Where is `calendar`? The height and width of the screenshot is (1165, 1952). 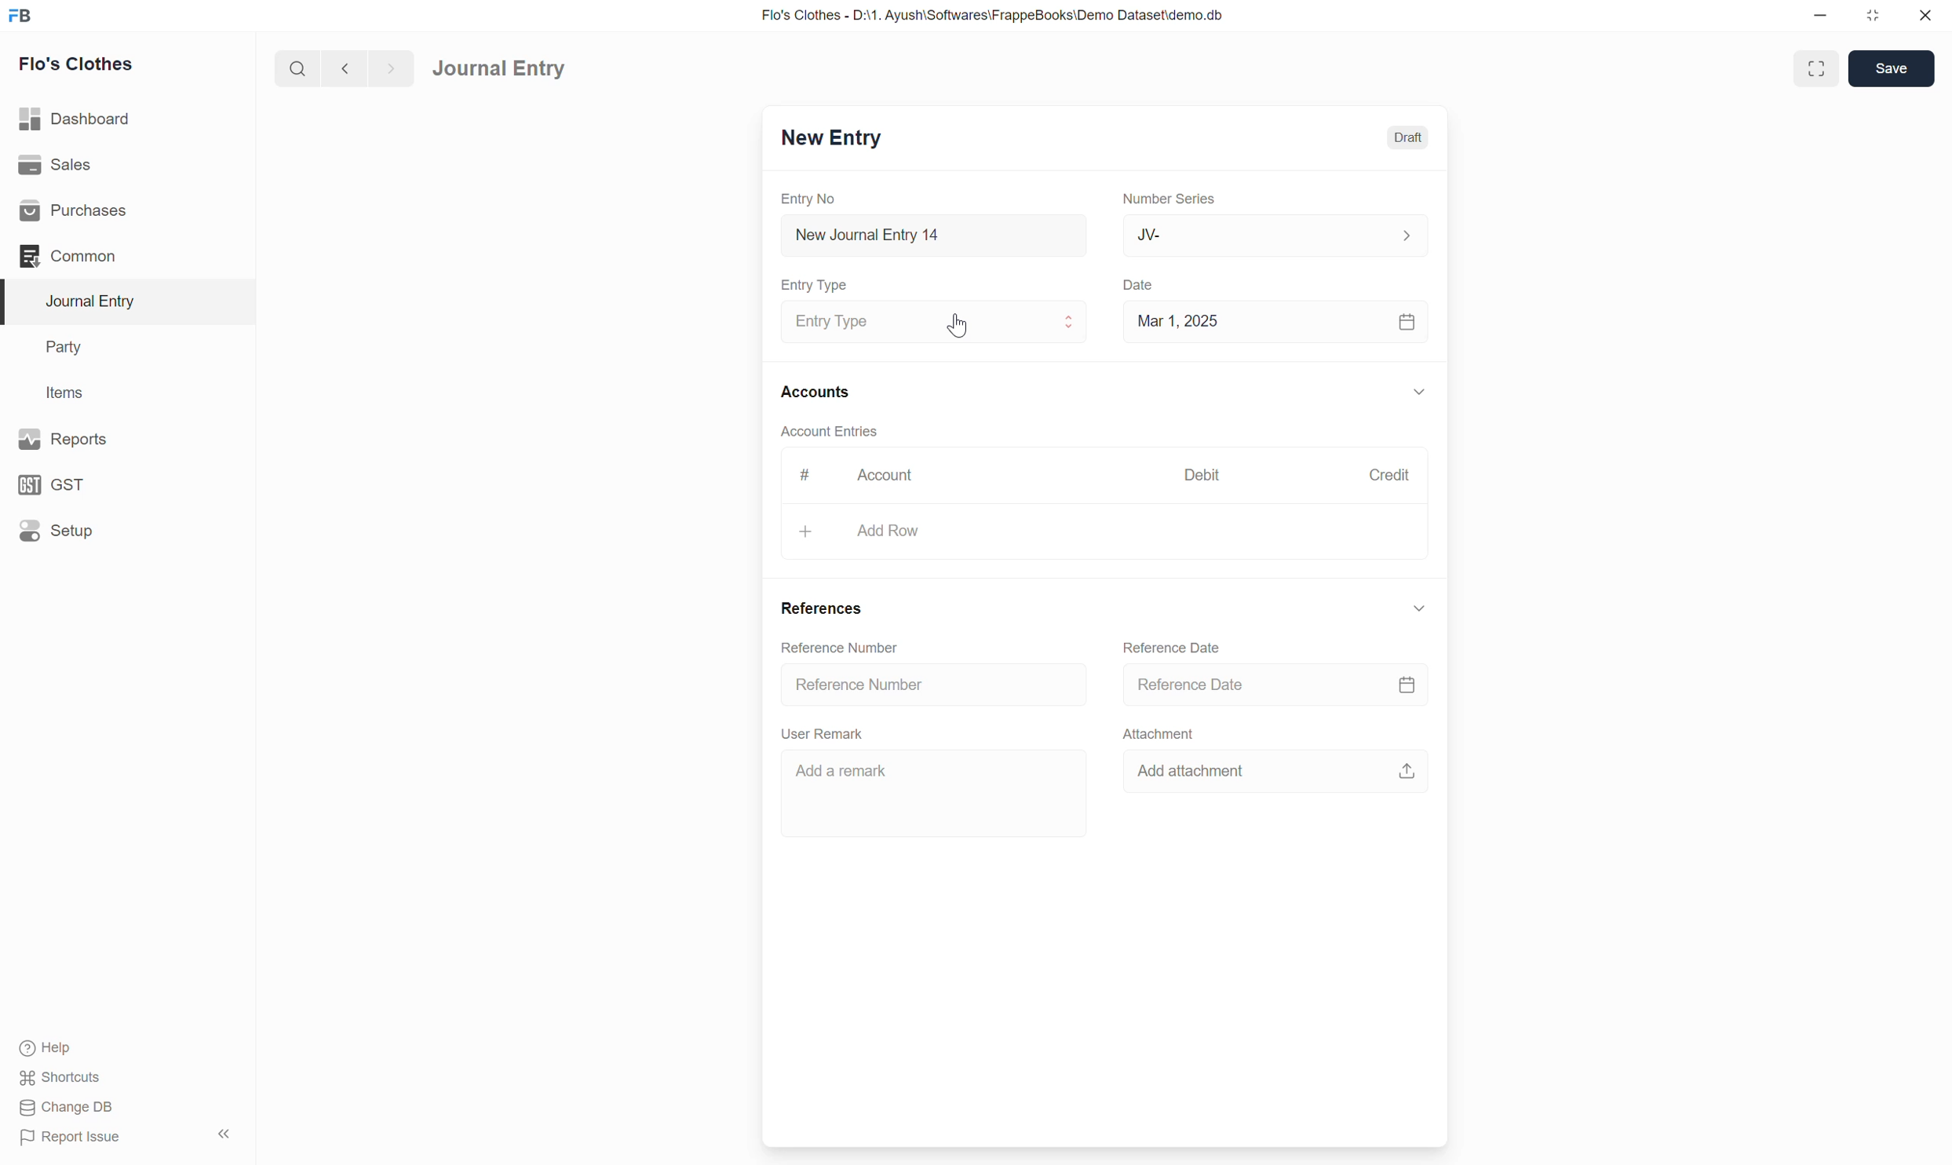
calendar is located at coordinates (1407, 681).